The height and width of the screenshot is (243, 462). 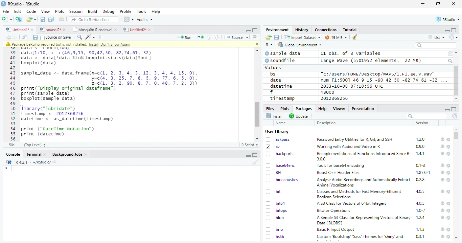 What do you see at coordinates (421, 217) in the screenshot?
I see `1.2.4` at bounding box center [421, 217].